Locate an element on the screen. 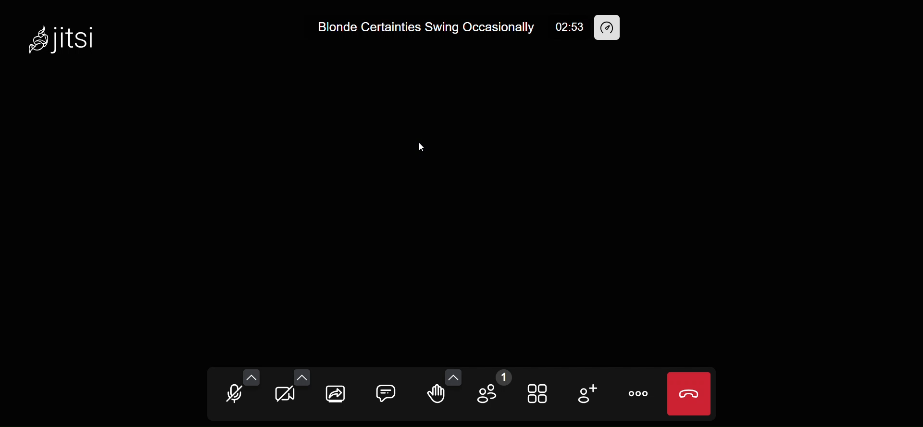  leave call is located at coordinates (689, 394).